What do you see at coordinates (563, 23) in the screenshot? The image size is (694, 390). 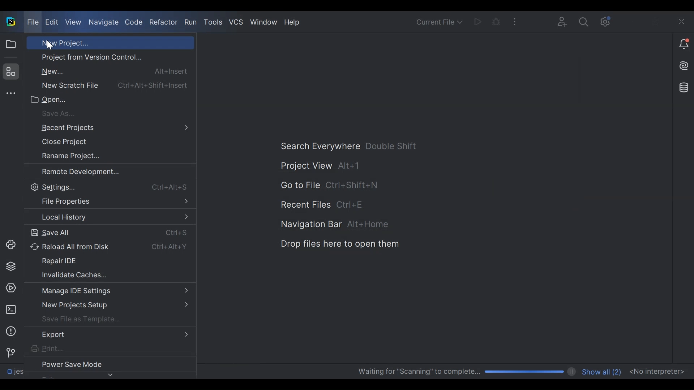 I see `Code with me` at bounding box center [563, 23].